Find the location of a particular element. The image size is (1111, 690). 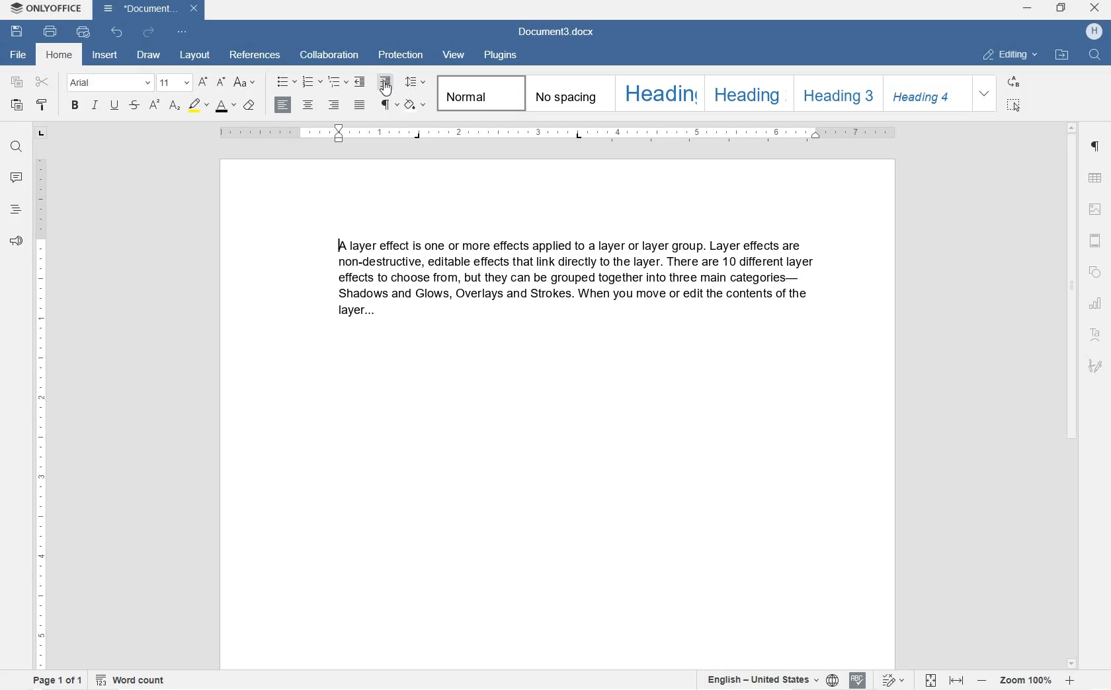

CUT is located at coordinates (44, 83).